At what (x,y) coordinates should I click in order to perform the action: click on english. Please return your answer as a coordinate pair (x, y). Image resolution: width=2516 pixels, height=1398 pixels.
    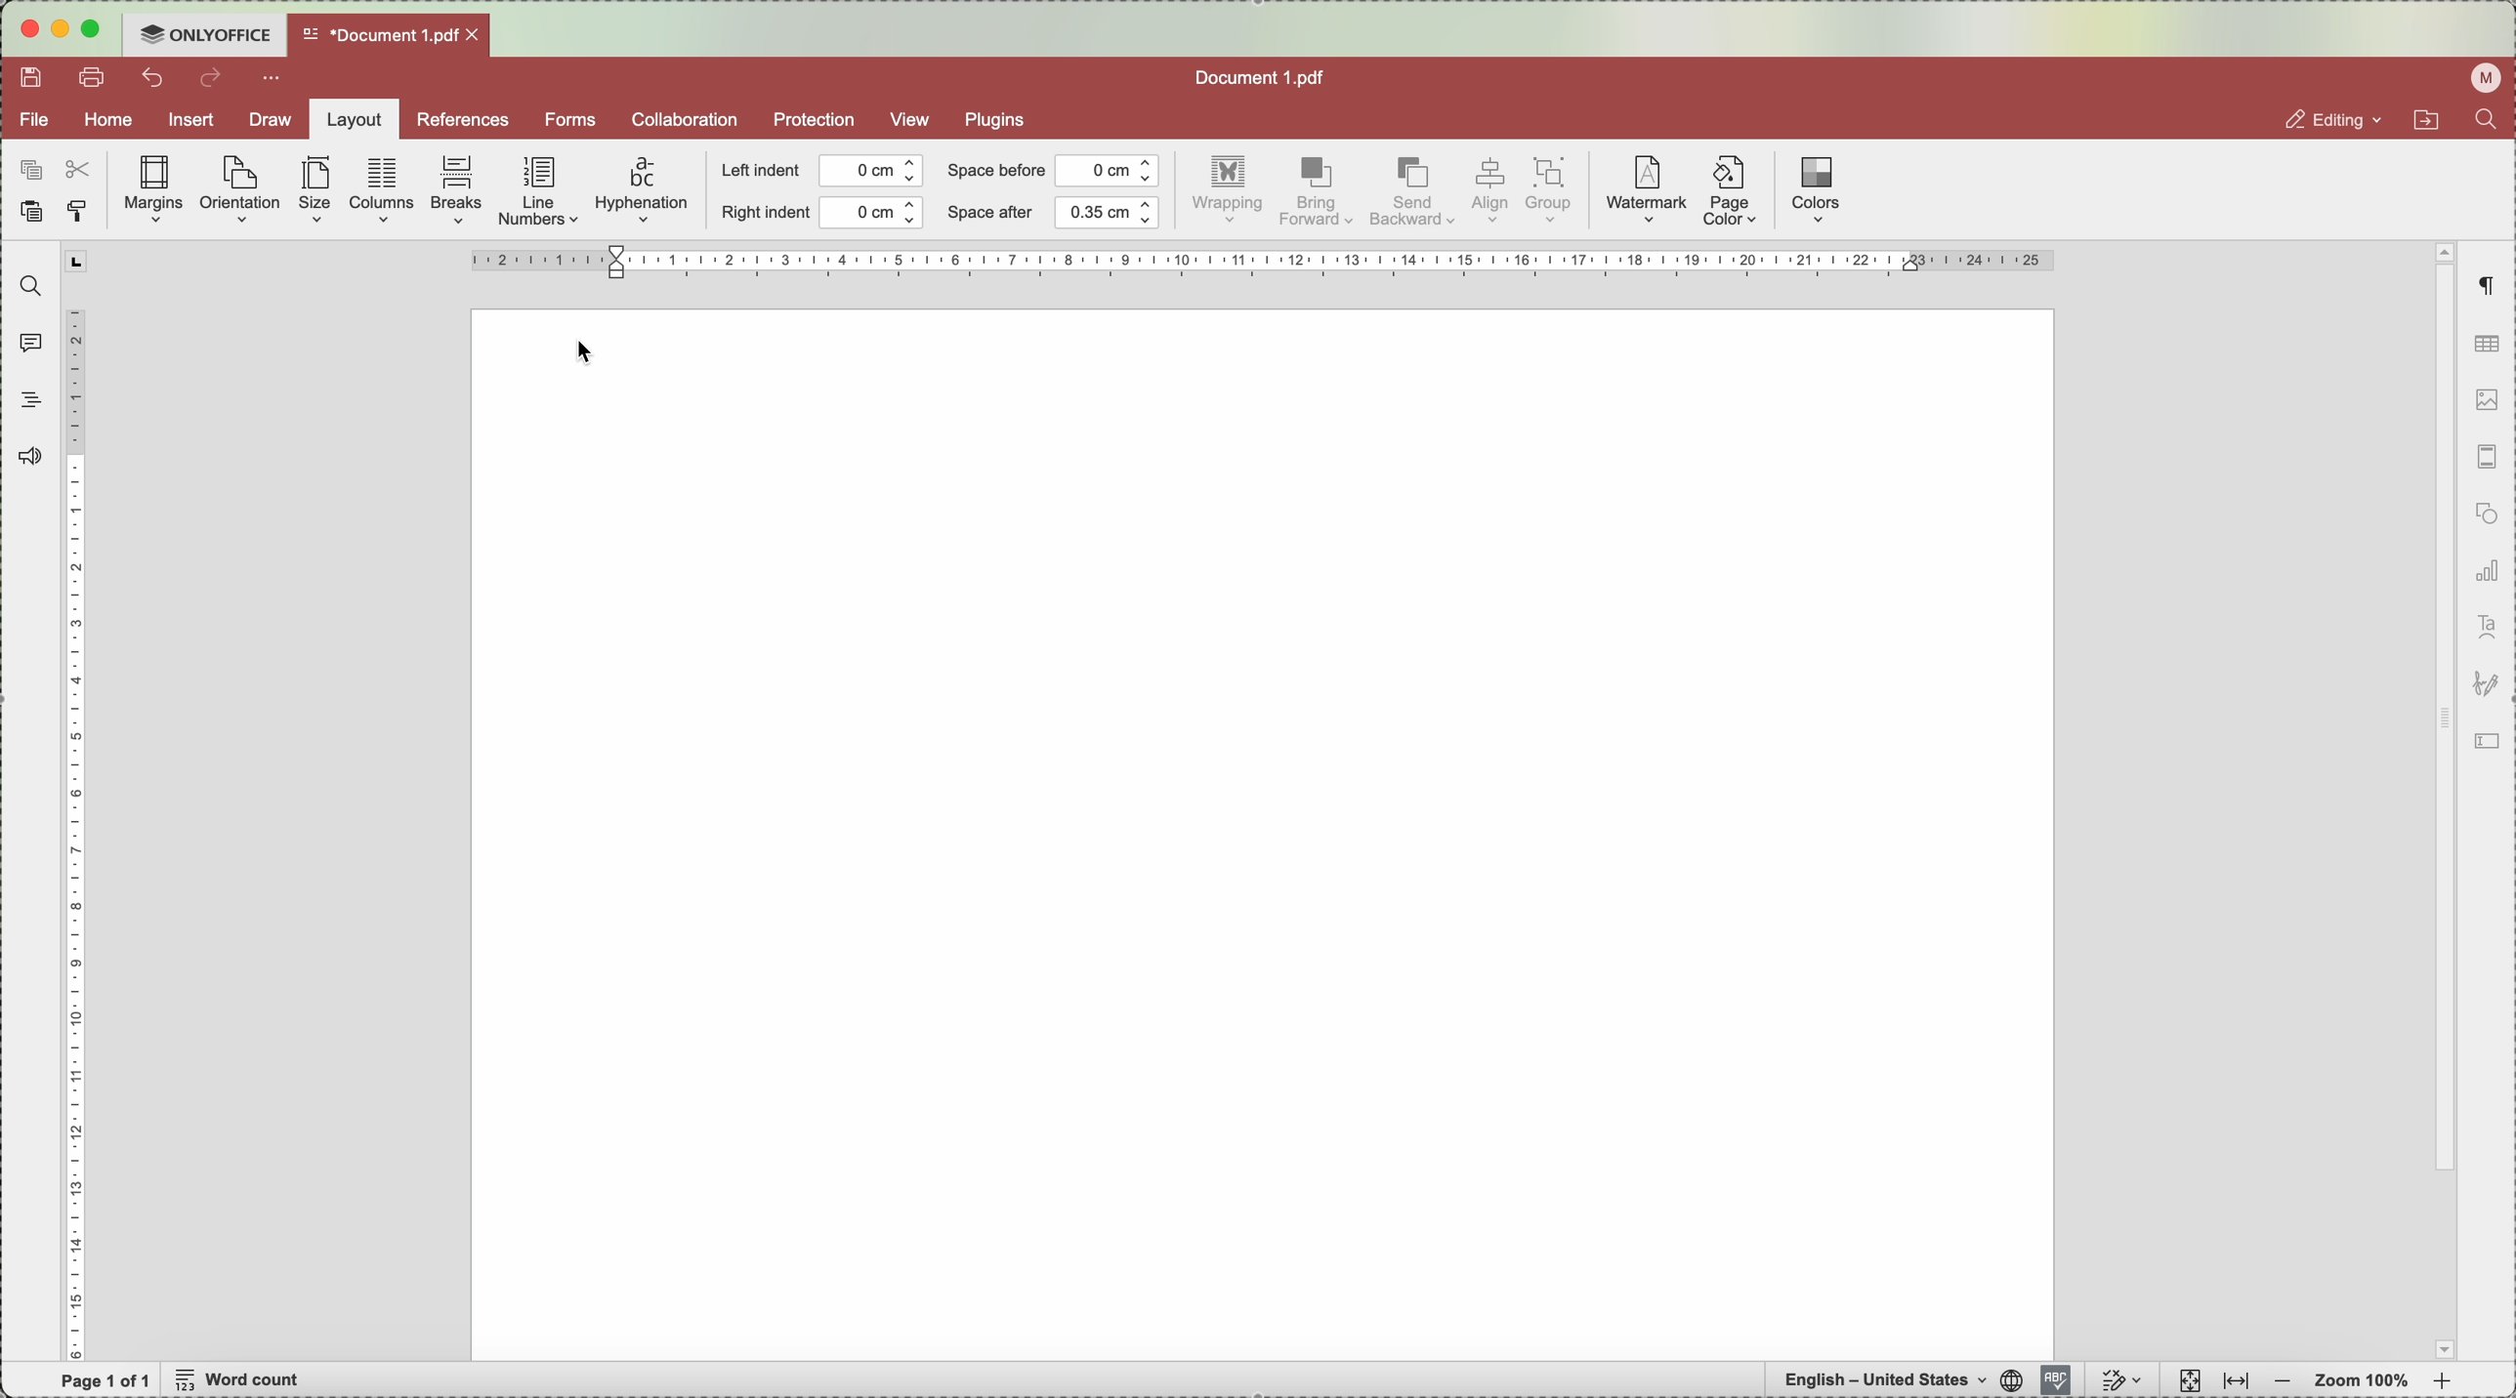
    Looking at the image, I should click on (1896, 1379).